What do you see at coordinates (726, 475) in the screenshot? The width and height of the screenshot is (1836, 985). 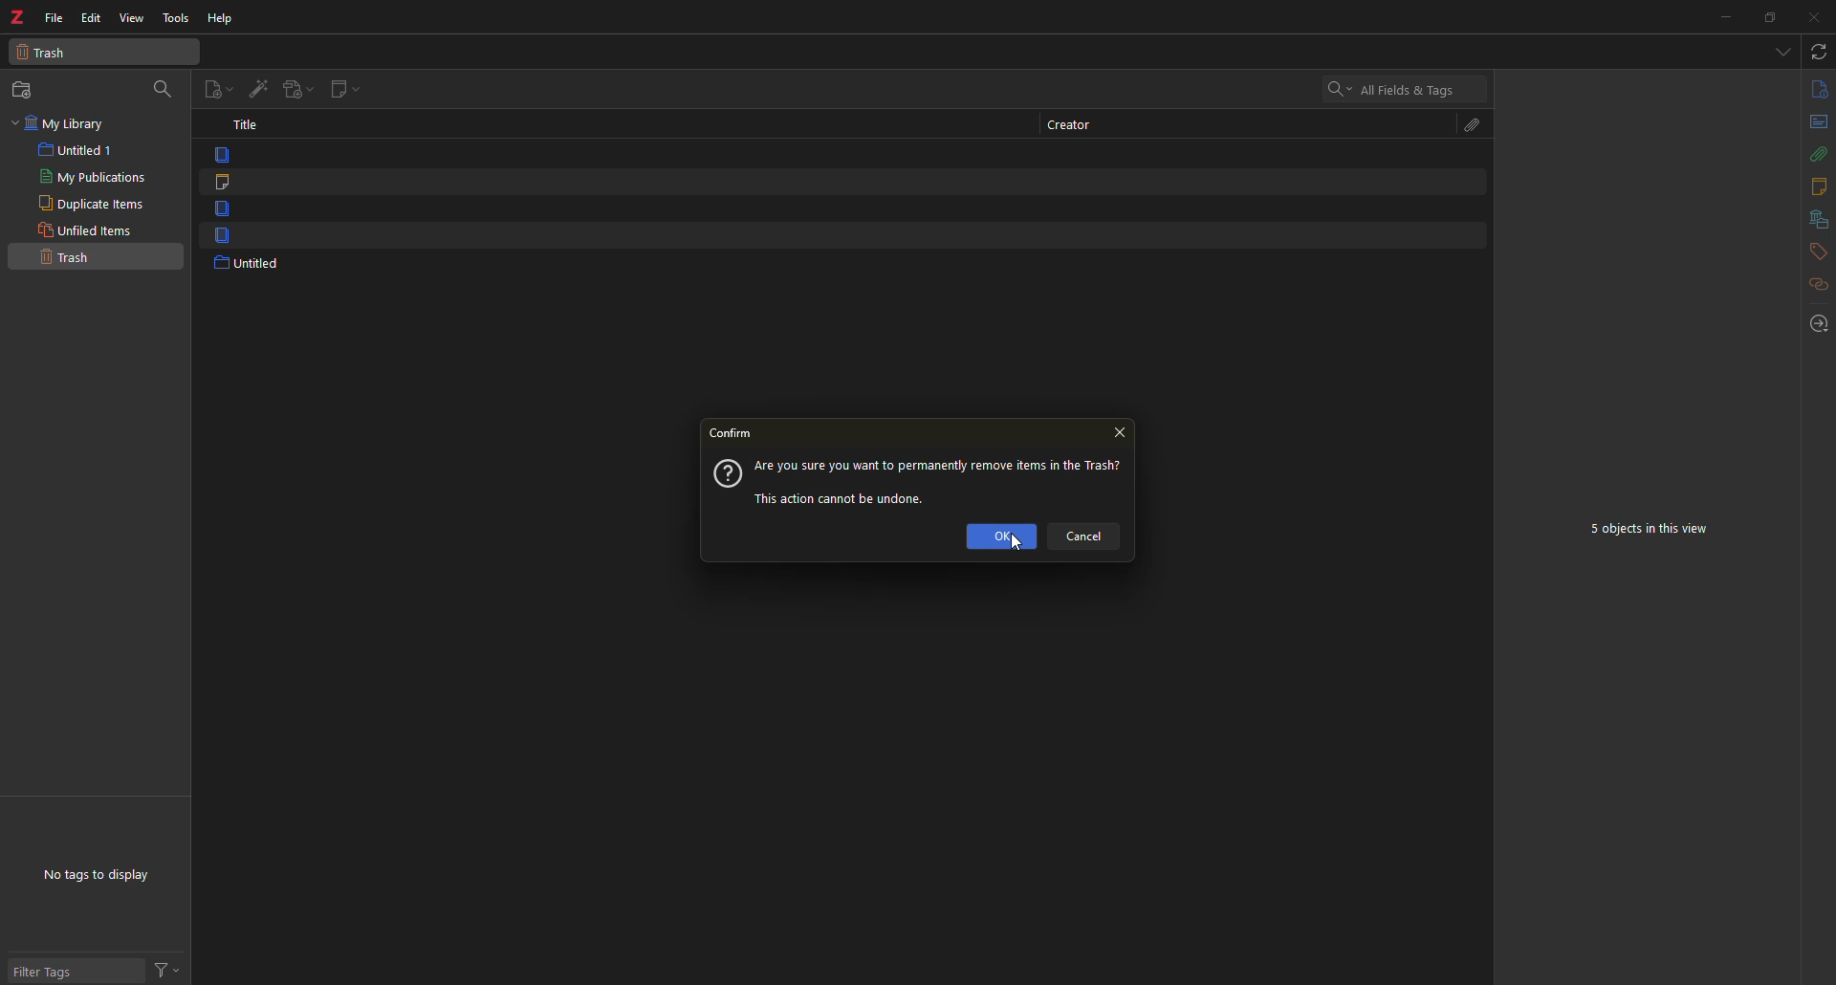 I see `?` at bounding box center [726, 475].